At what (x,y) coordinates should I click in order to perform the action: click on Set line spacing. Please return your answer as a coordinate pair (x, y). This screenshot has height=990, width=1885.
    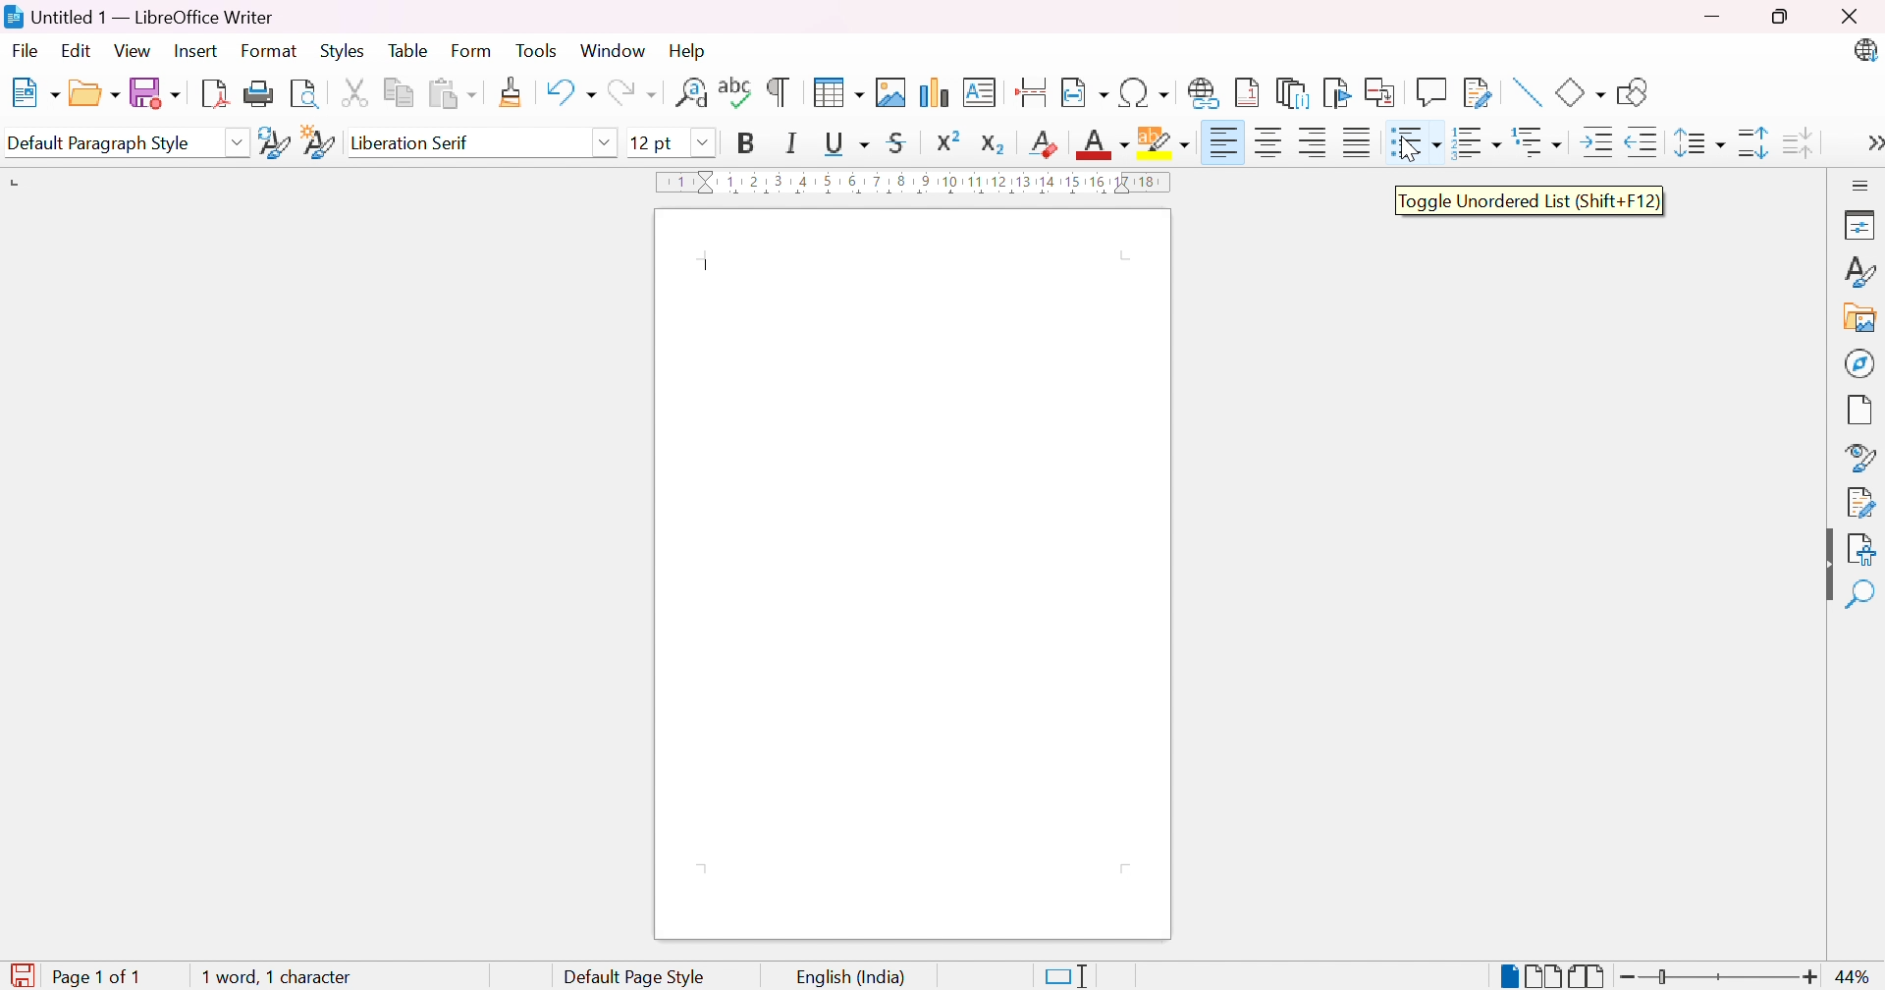
    Looking at the image, I should click on (1703, 143).